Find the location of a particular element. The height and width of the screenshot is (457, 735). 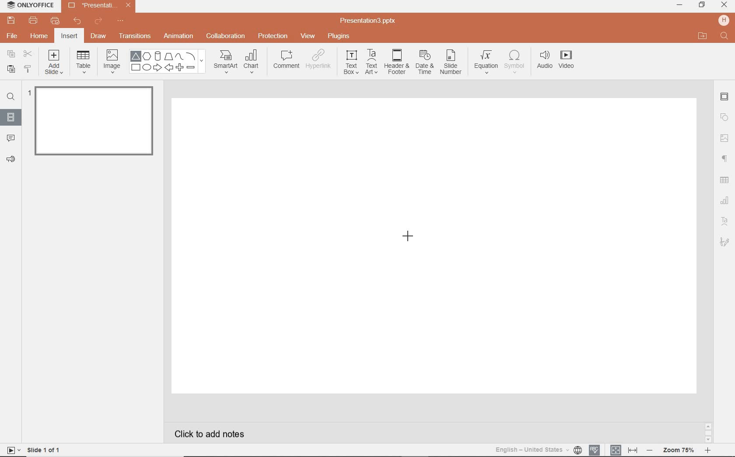

HP is located at coordinates (724, 20).